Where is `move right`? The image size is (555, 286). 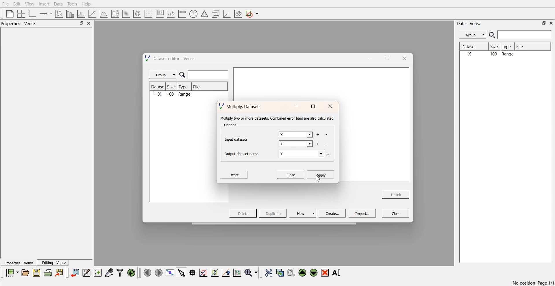 move right is located at coordinates (158, 272).